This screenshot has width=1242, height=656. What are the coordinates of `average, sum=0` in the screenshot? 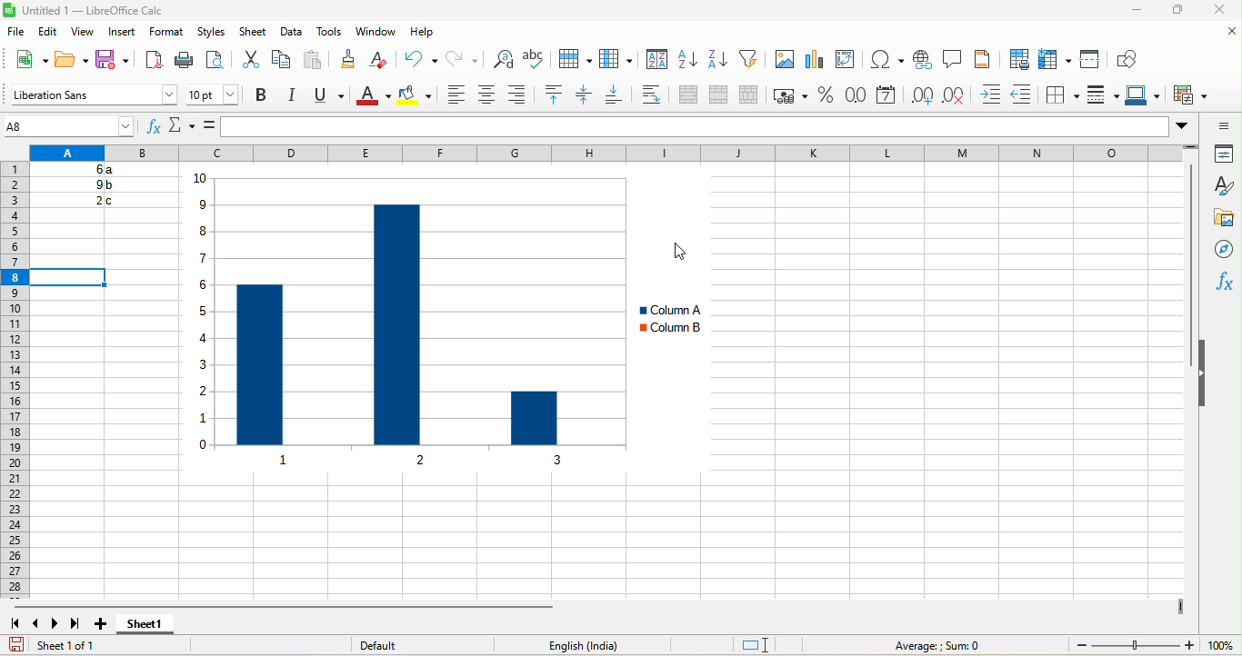 It's located at (932, 646).